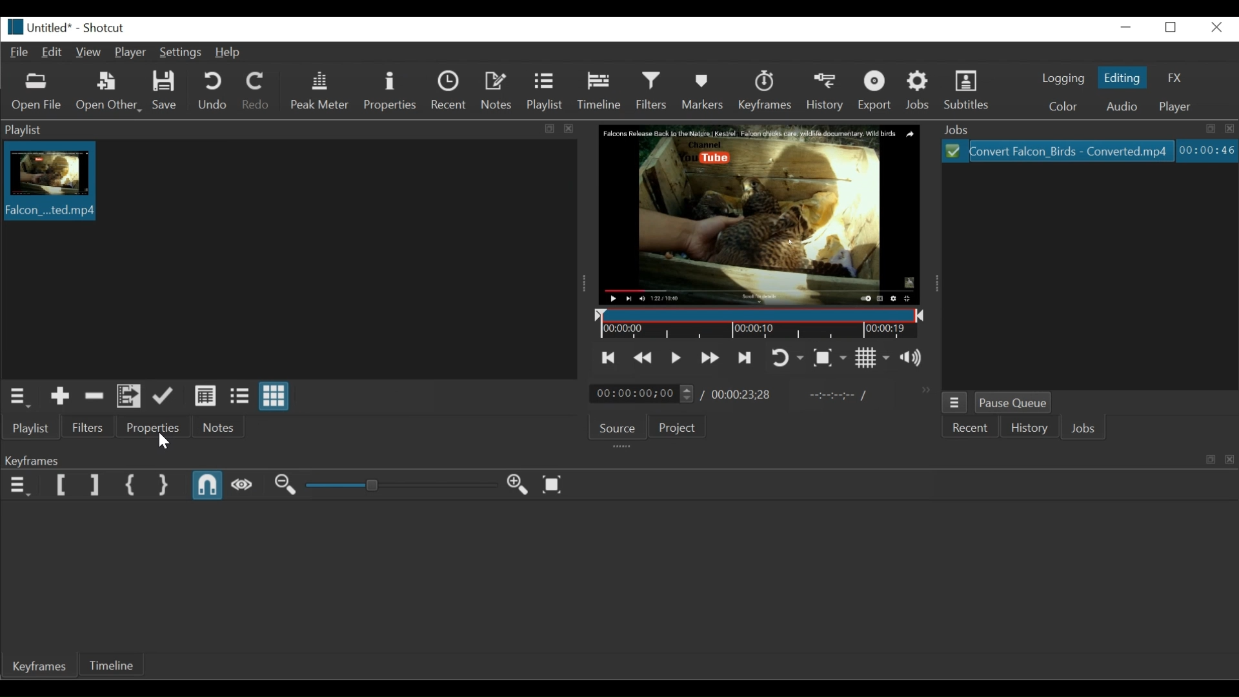 This screenshot has width=1239, height=697. I want to click on Add files to the playlist, so click(128, 396).